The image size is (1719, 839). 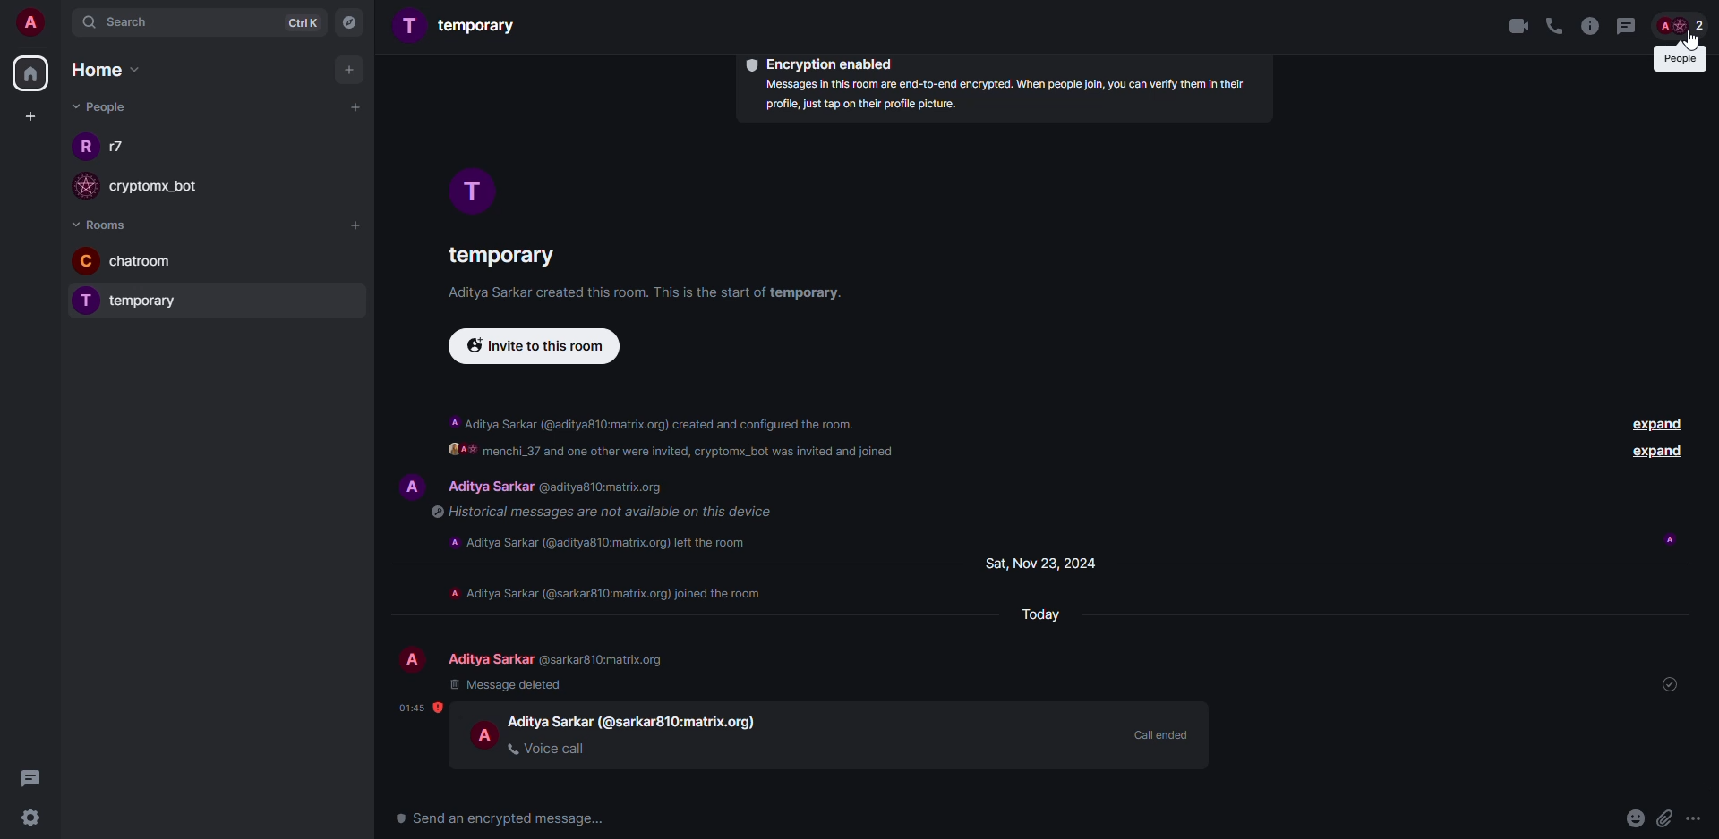 I want to click on info, so click(x=608, y=592).